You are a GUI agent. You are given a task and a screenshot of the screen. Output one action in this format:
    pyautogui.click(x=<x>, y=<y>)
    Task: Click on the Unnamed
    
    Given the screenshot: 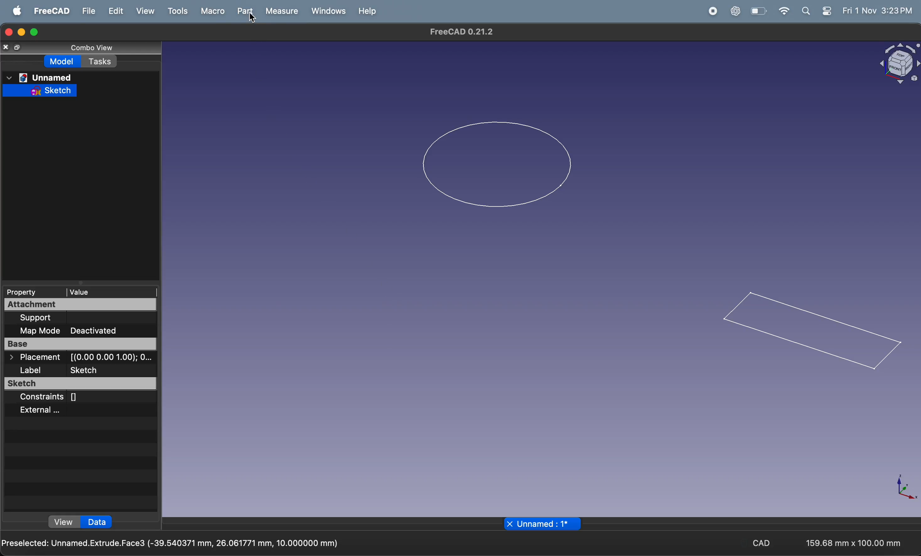 What is the action you would take?
    pyautogui.click(x=39, y=77)
    